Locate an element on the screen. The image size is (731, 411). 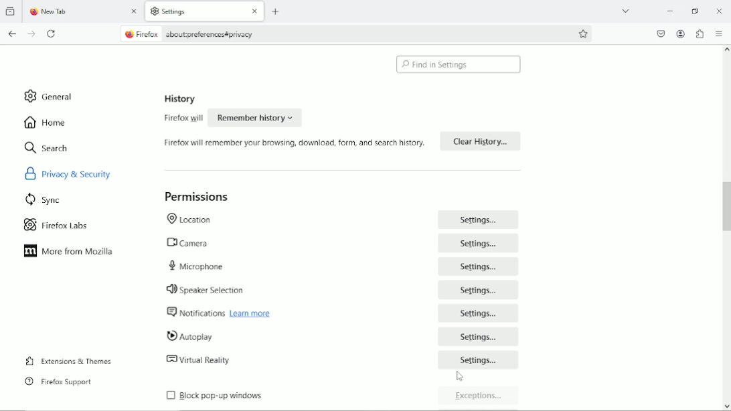
extensions is located at coordinates (700, 33).